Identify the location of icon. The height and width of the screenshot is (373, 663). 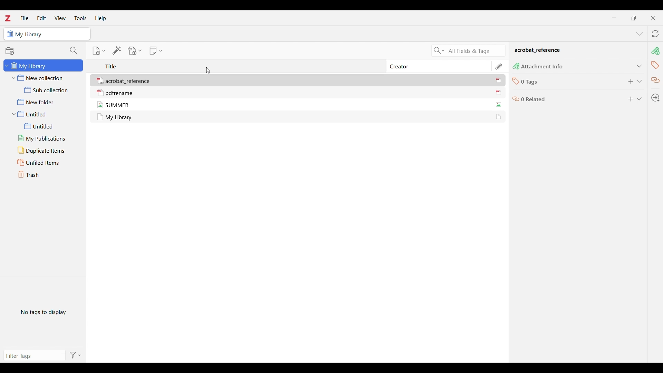
(100, 81).